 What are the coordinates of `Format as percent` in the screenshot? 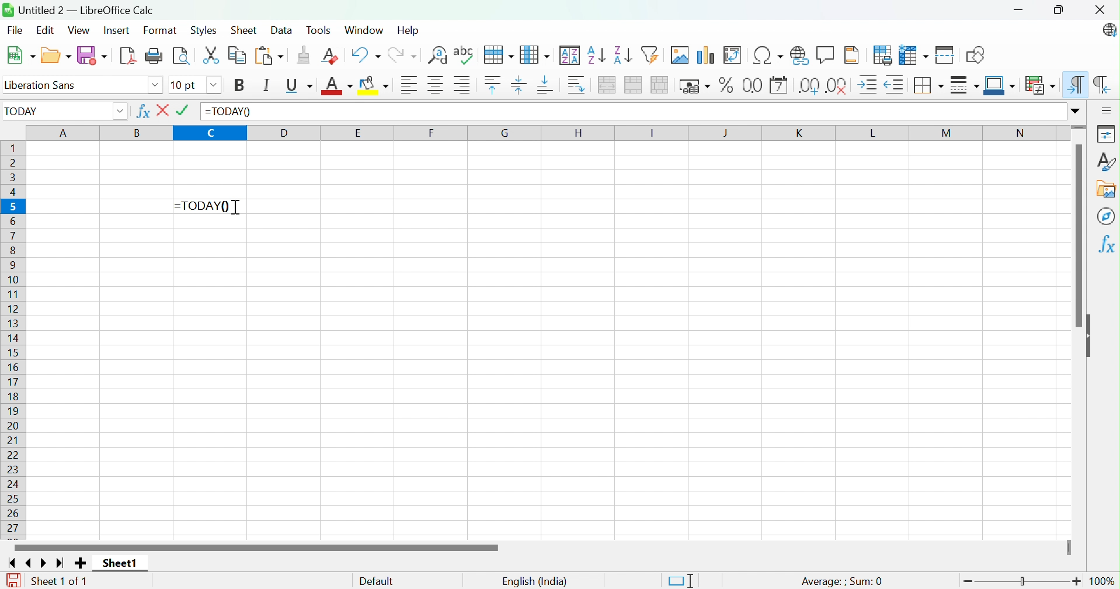 It's located at (728, 85).